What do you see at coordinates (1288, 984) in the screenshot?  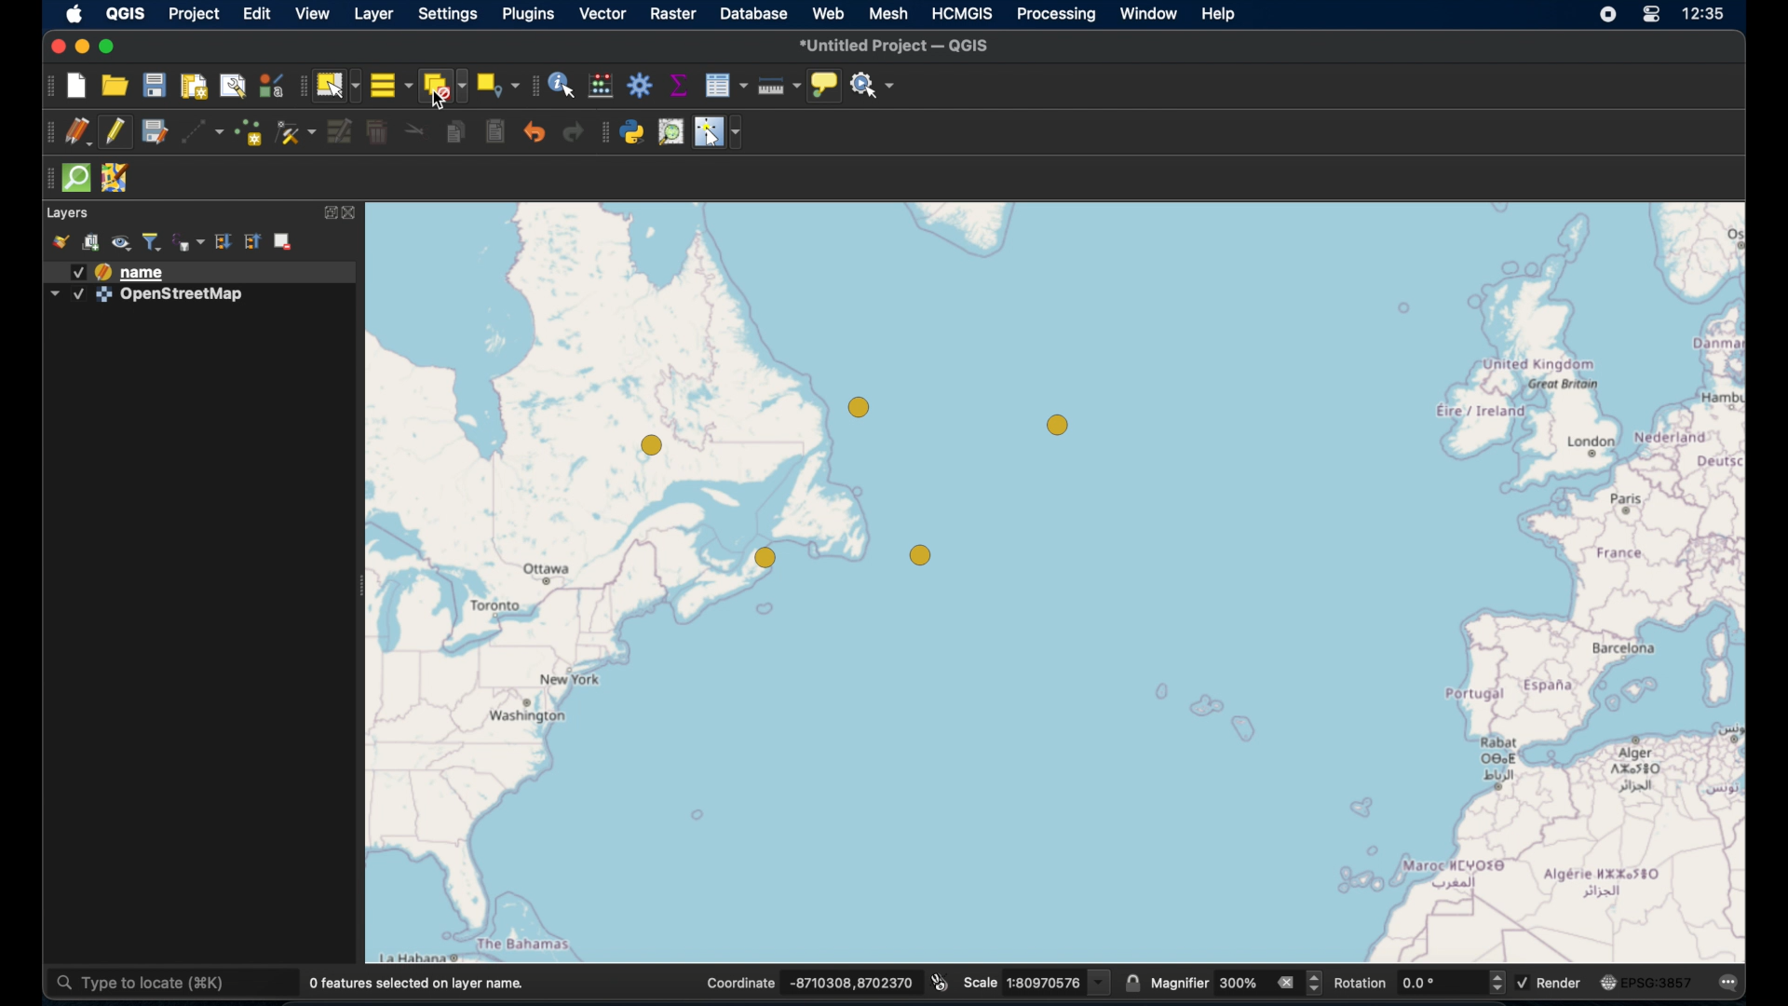 I see `clear value of magnifier` at bounding box center [1288, 984].